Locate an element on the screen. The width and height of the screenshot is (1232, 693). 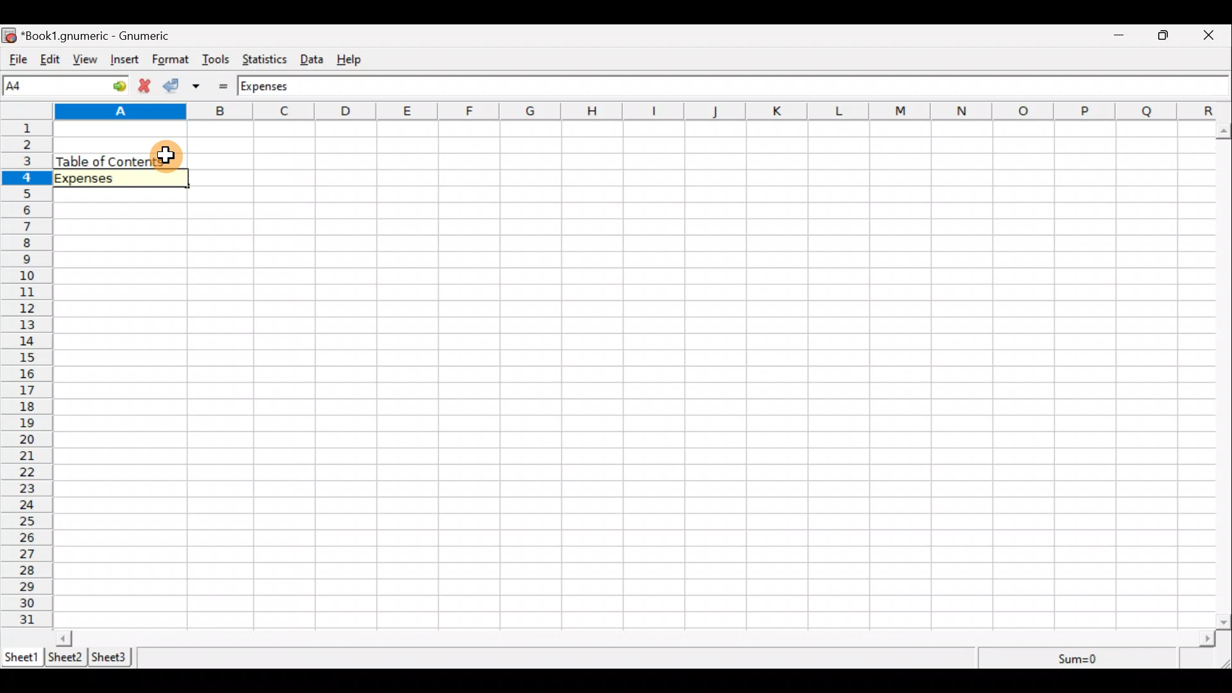
Scroll bar is located at coordinates (1224, 373).